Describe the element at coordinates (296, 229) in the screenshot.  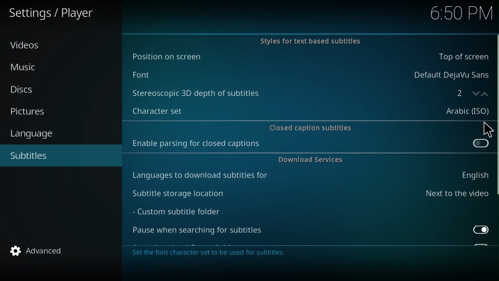
I see `Pause when searching for subtitles` at that location.